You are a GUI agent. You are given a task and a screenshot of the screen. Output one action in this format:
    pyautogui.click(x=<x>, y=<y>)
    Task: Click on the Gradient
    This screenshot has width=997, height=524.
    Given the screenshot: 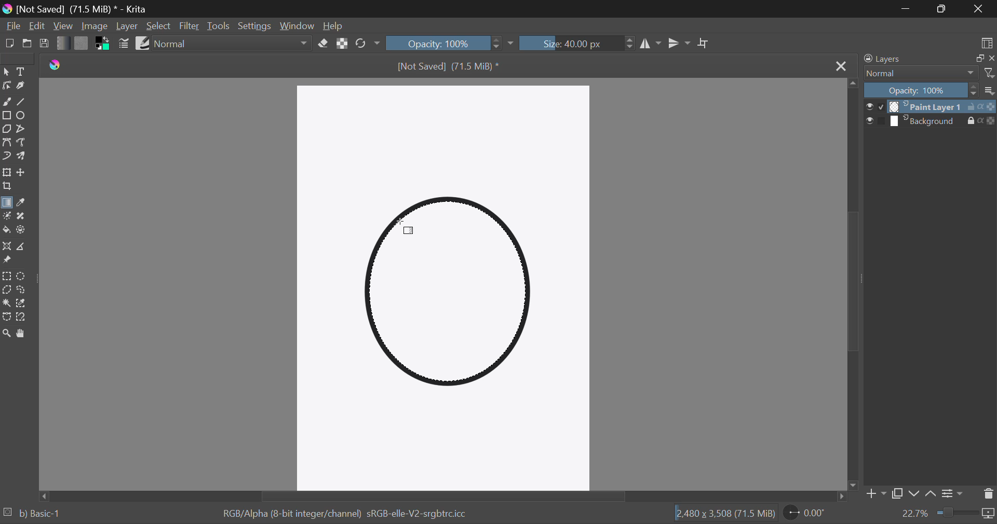 What is the action you would take?
    pyautogui.click(x=65, y=45)
    